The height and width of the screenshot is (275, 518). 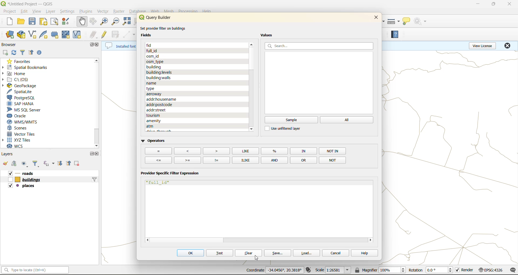 I want to click on save edits, so click(x=116, y=35).